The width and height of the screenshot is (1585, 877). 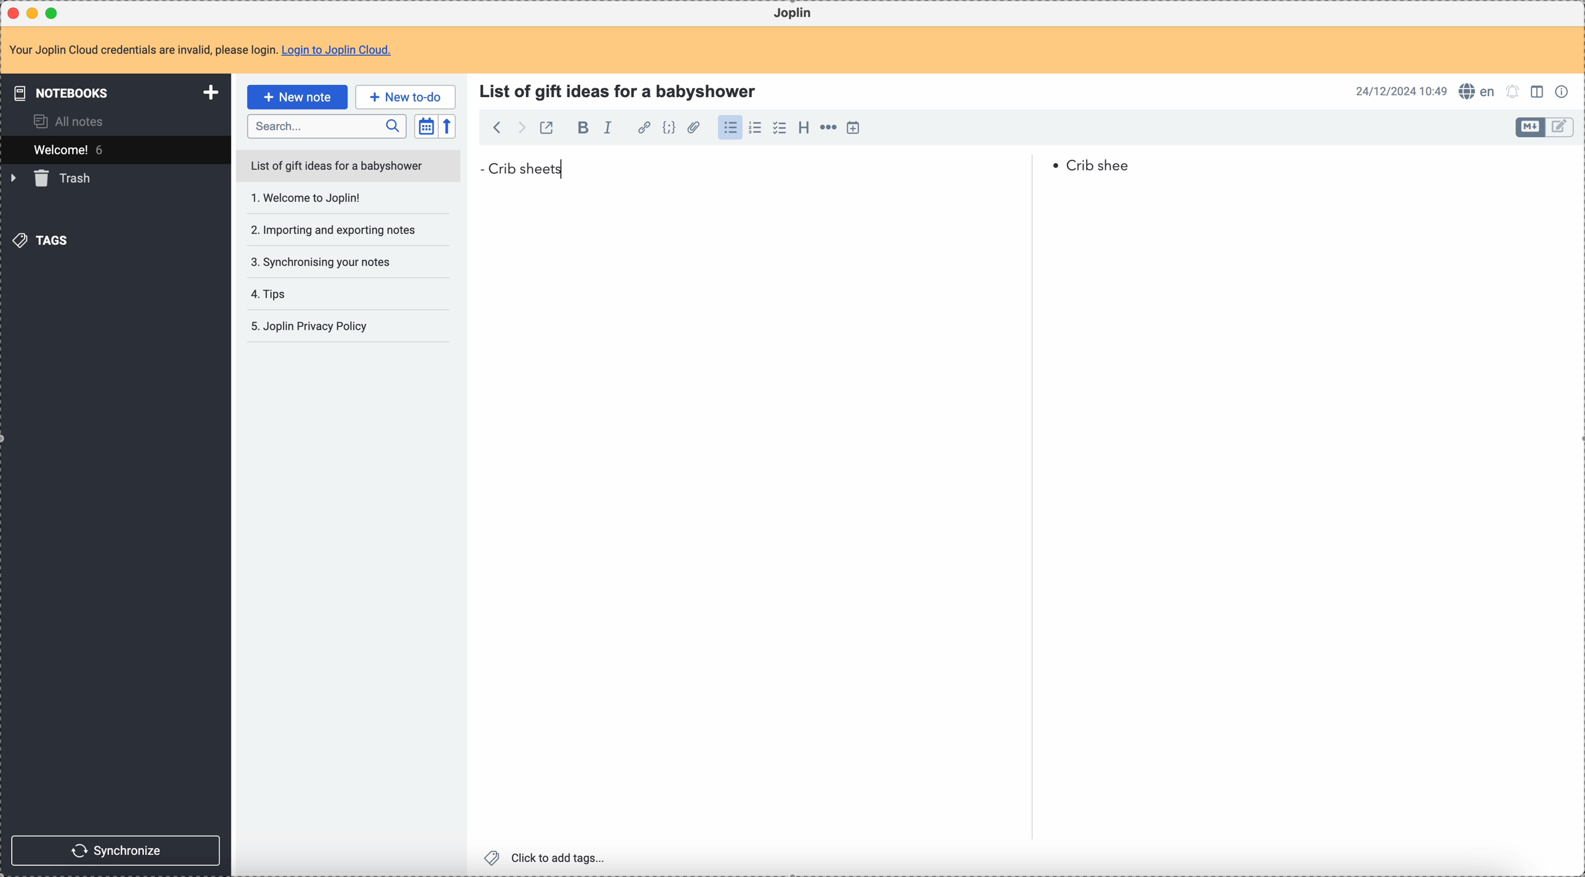 I want to click on date and hour, so click(x=1401, y=91).